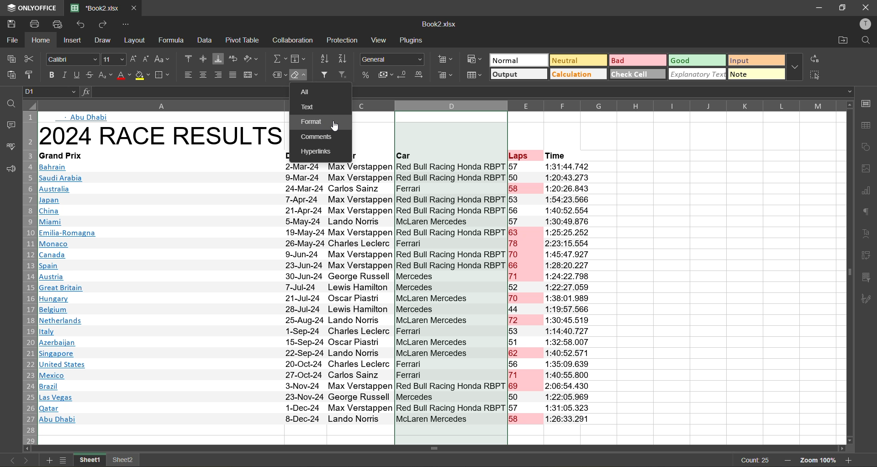 The image size is (877, 467). I want to click on collaboration, so click(295, 41).